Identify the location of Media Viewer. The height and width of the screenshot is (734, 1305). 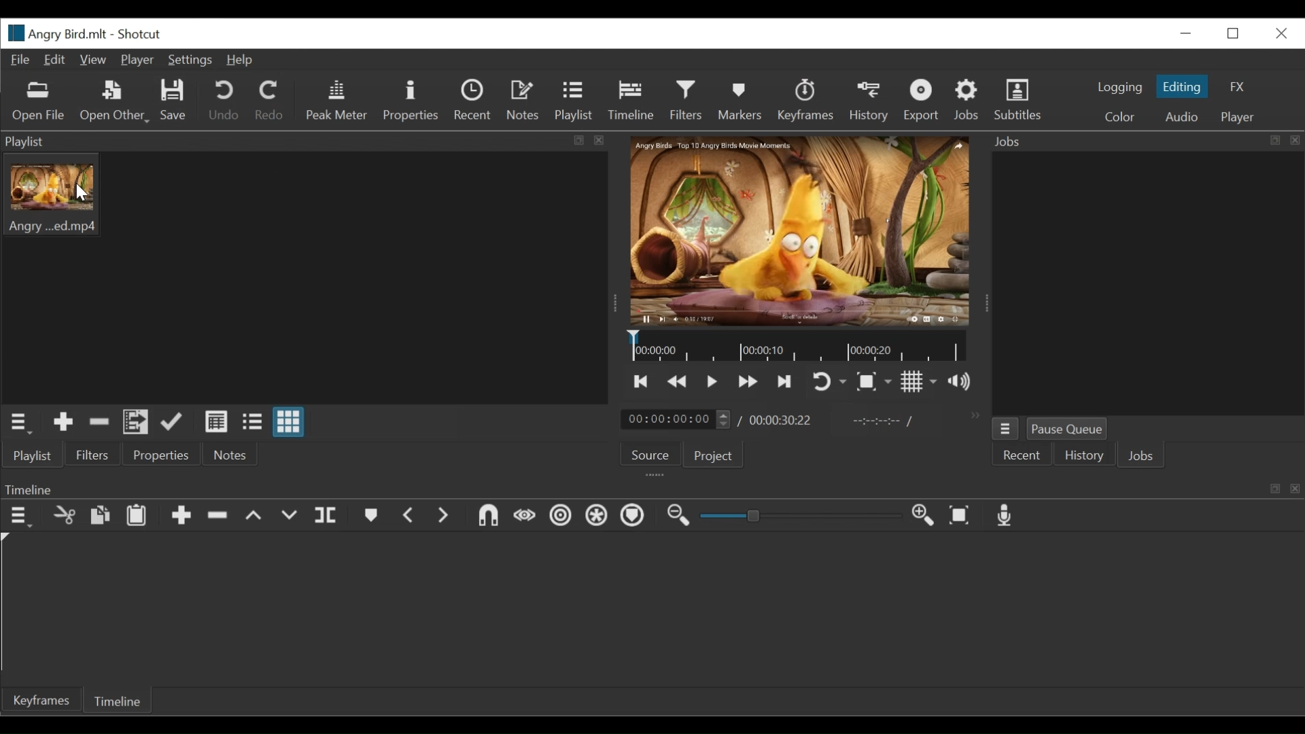
(801, 230).